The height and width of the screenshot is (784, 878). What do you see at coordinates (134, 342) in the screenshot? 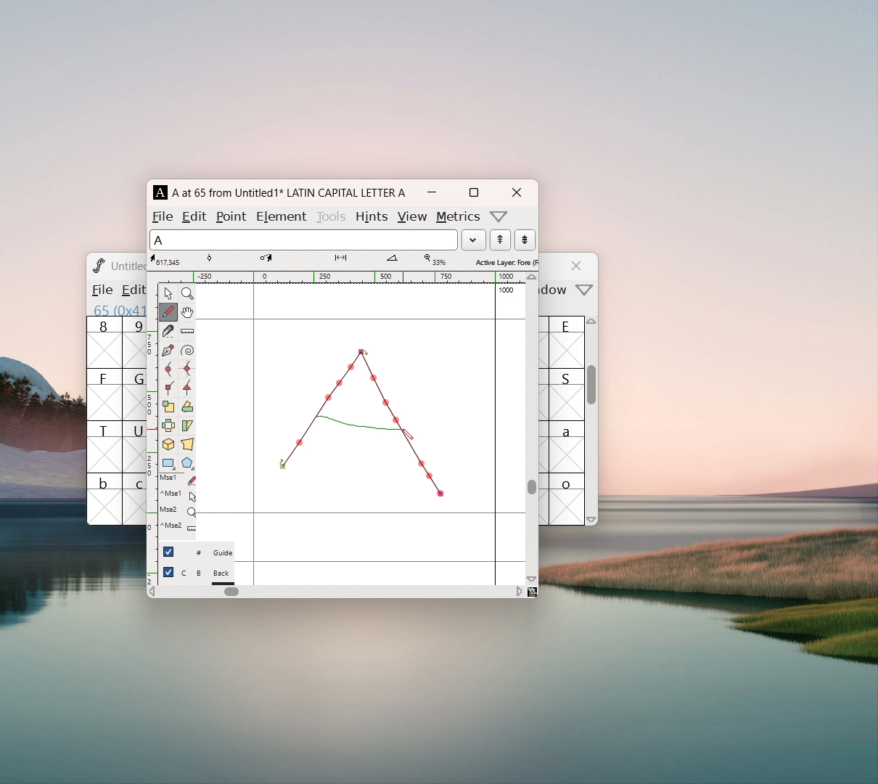
I see `9` at bounding box center [134, 342].